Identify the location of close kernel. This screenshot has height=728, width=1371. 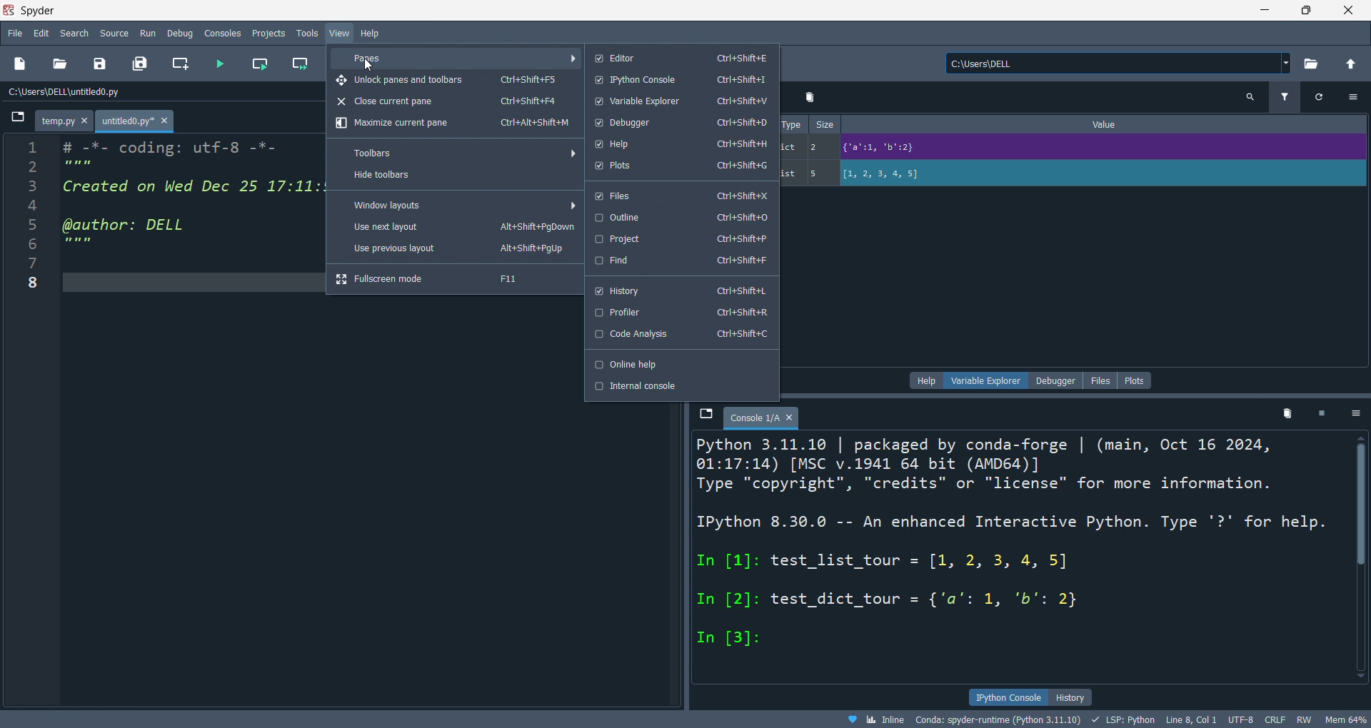
(1323, 415).